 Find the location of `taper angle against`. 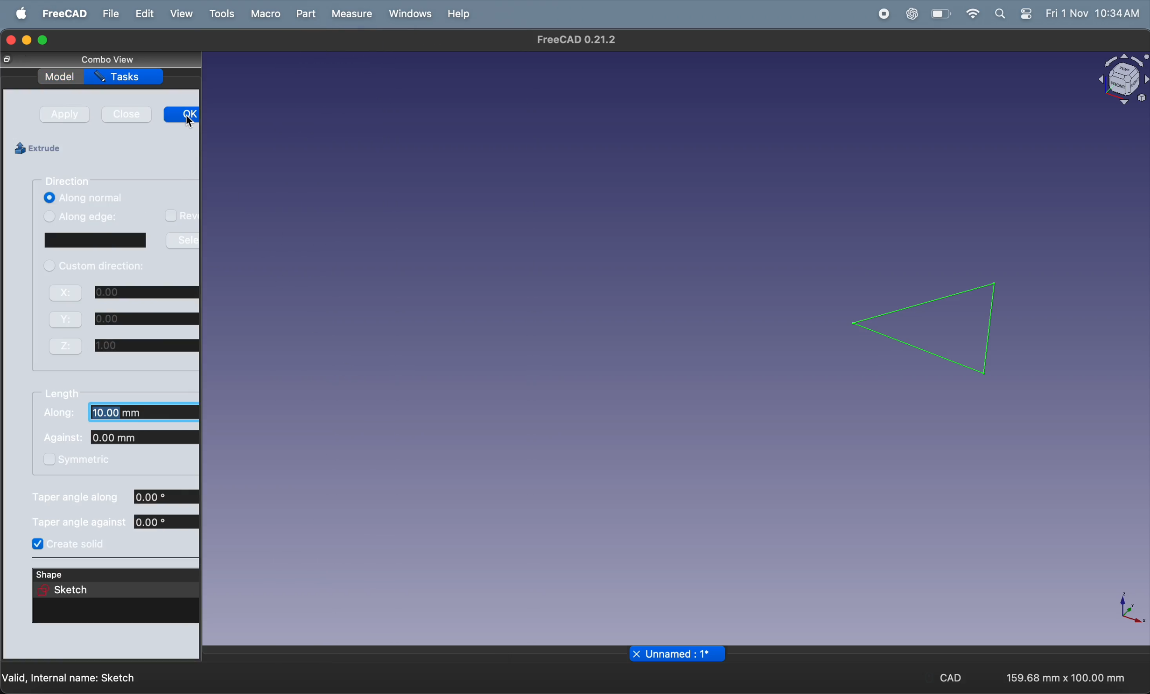

taper angle against is located at coordinates (166, 521).